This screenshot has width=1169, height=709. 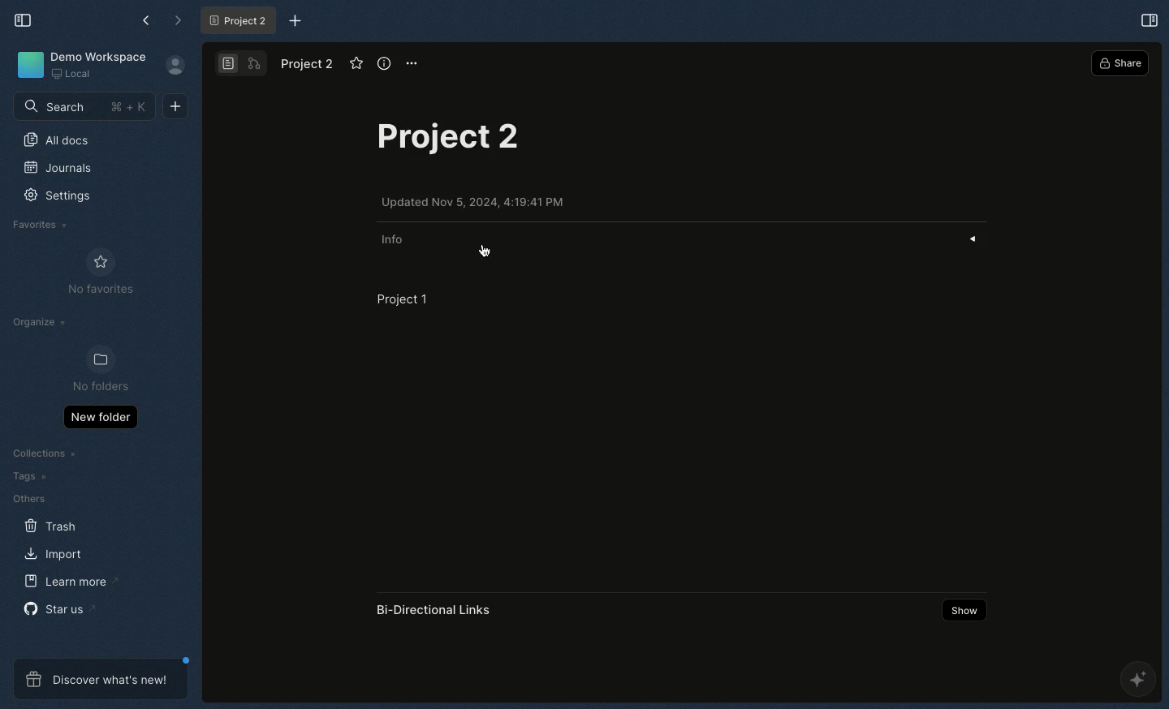 What do you see at coordinates (41, 226) in the screenshot?
I see `Favourites` at bounding box center [41, 226].